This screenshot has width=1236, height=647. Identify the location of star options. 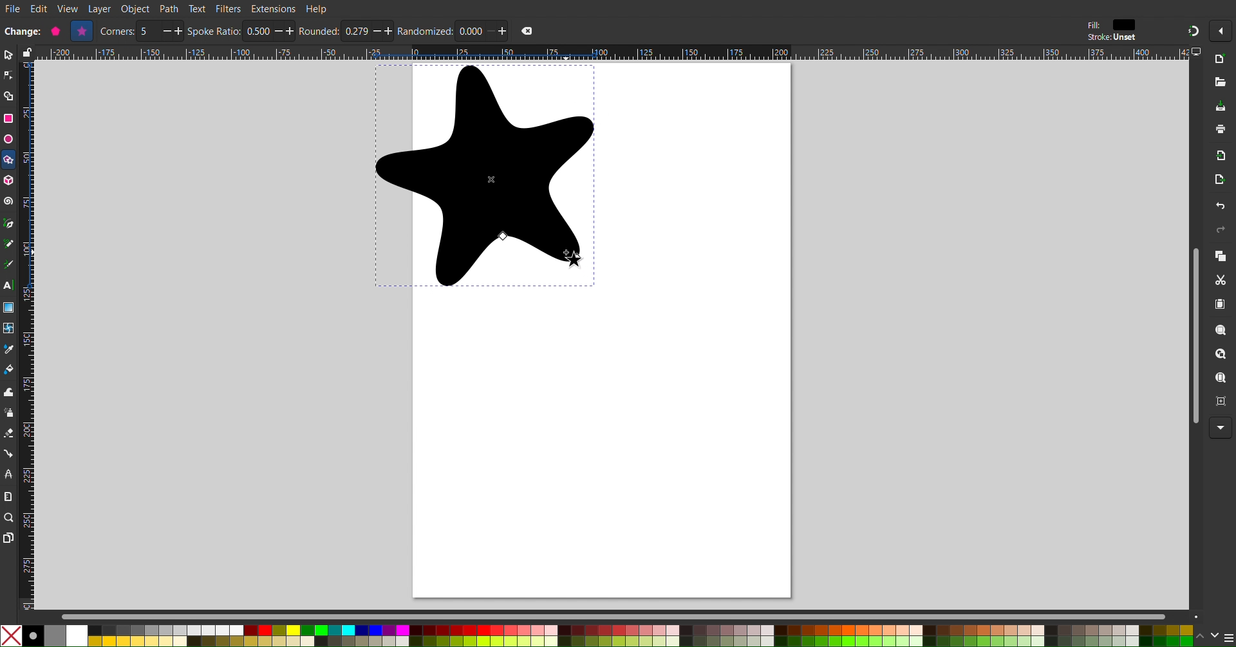
(82, 31).